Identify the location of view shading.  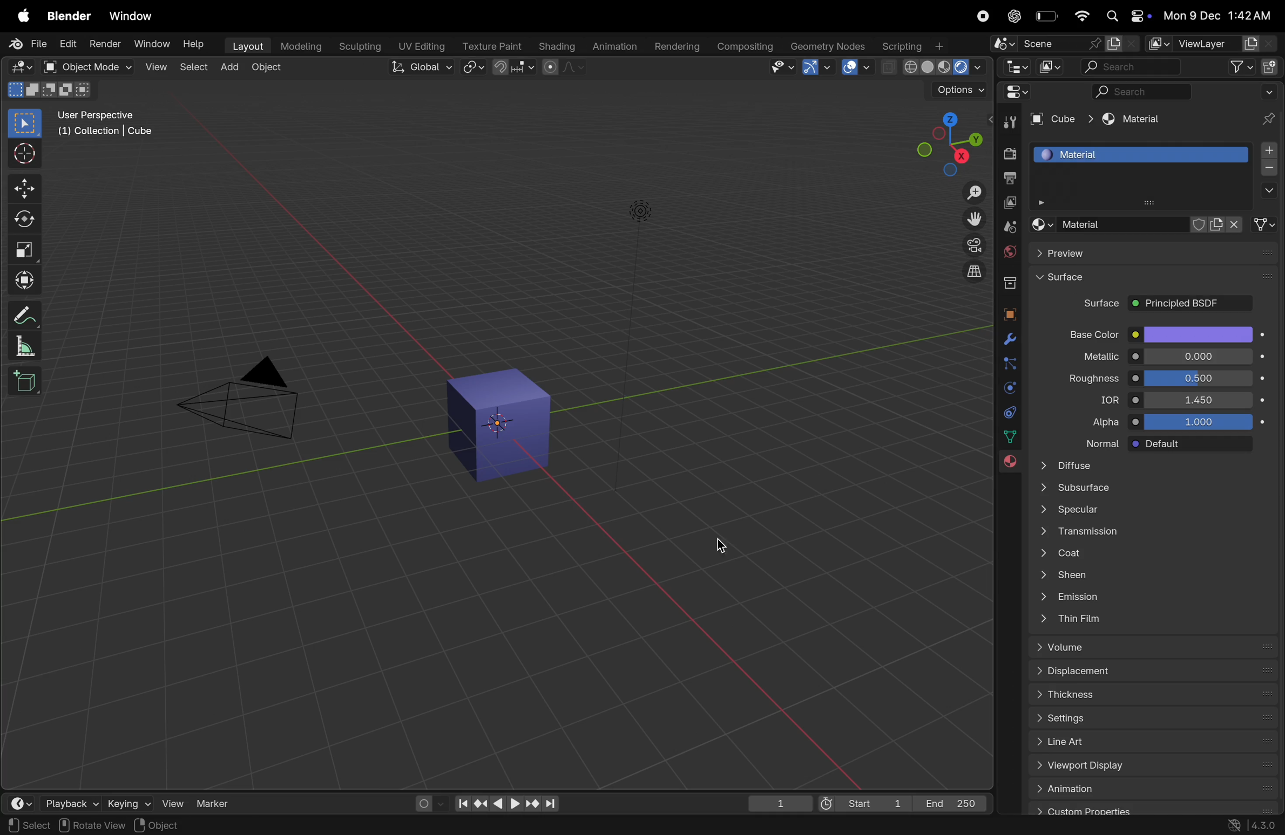
(934, 69).